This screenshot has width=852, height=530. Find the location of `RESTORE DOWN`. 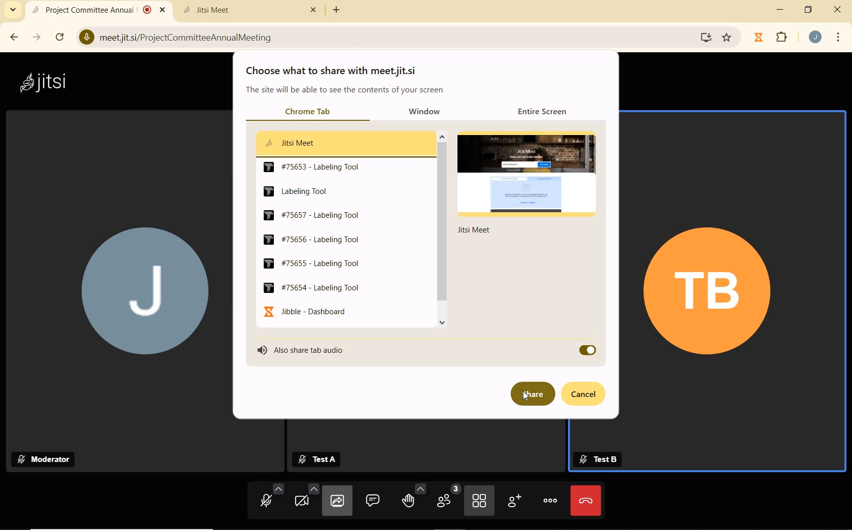

RESTORE DOWN is located at coordinates (808, 10).